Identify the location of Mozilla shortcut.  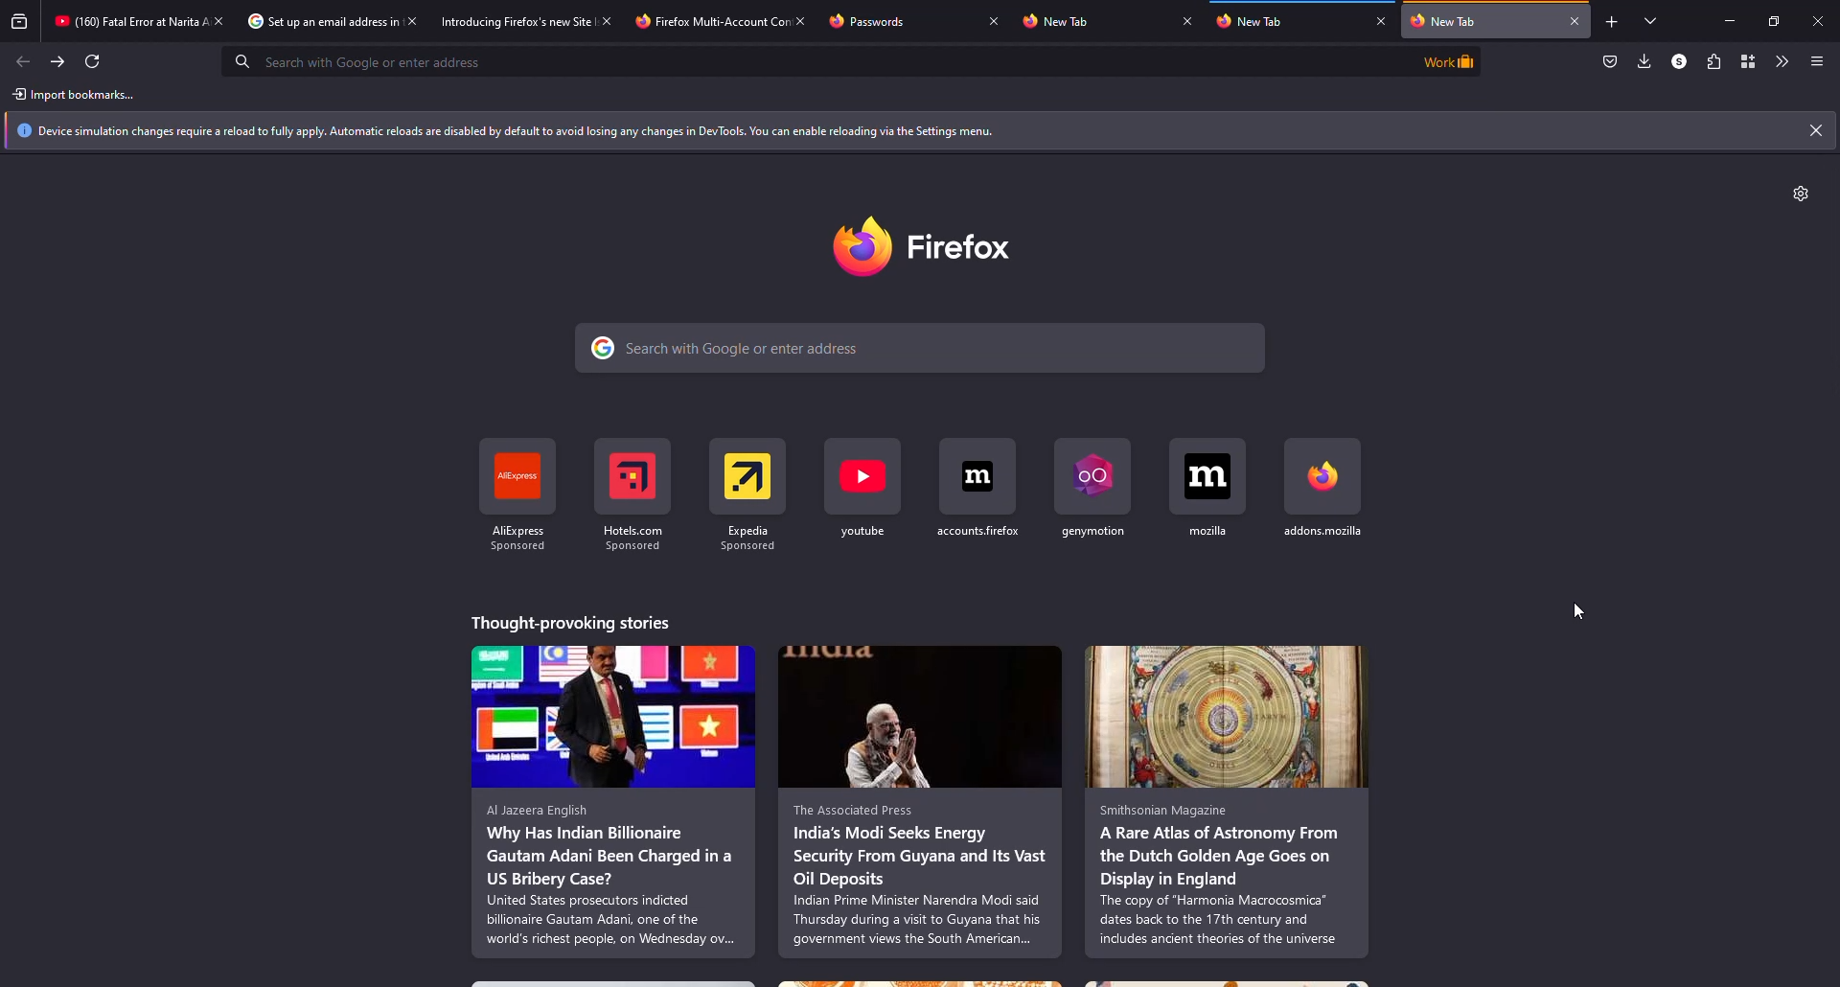
(1208, 489).